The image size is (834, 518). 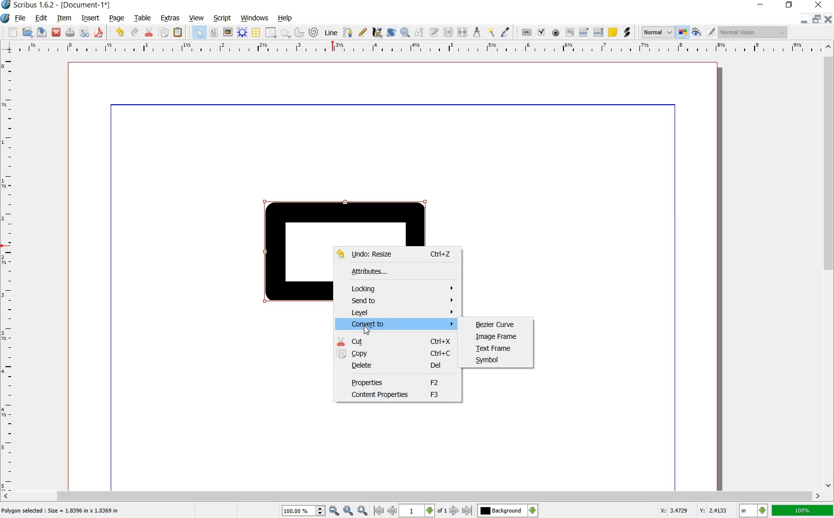 I want to click on toggle color management system, so click(x=683, y=33).